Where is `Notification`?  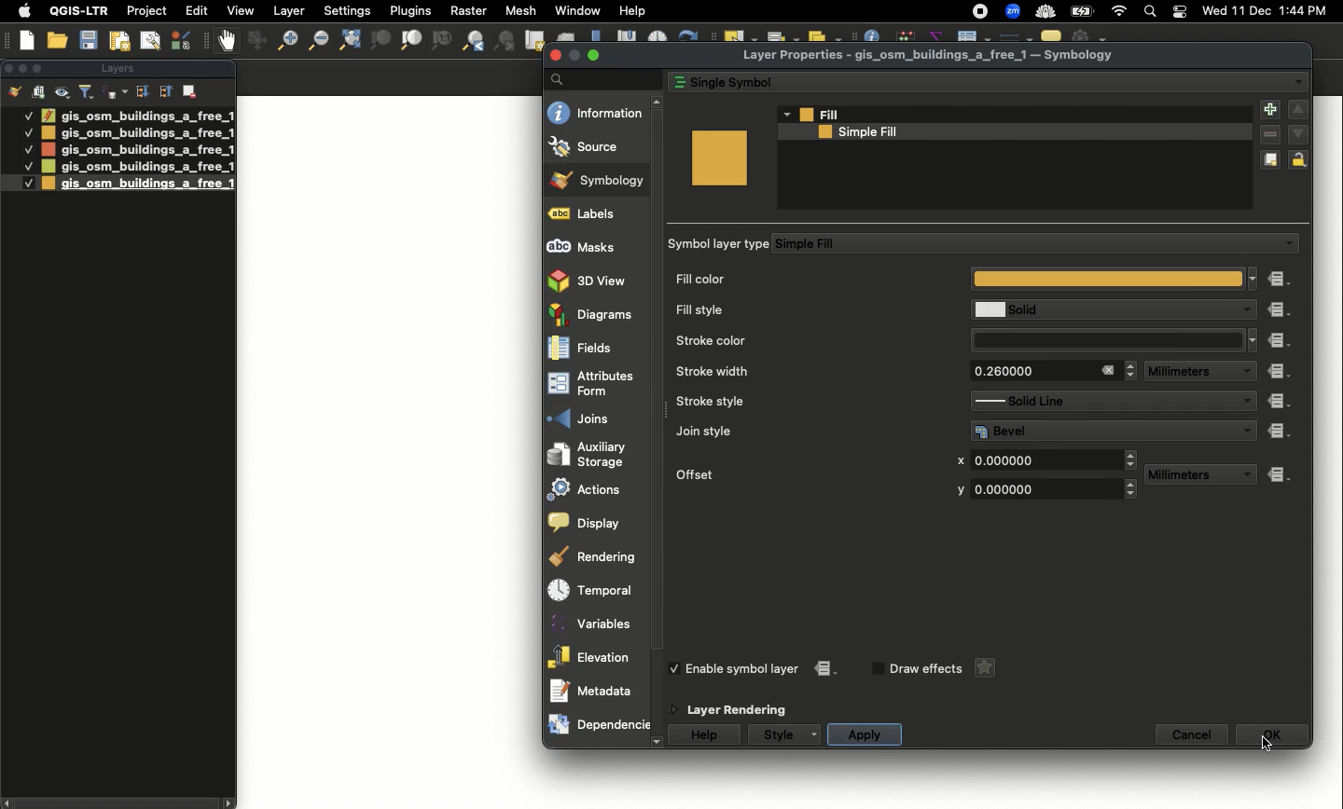
Notification is located at coordinates (1177, 12).